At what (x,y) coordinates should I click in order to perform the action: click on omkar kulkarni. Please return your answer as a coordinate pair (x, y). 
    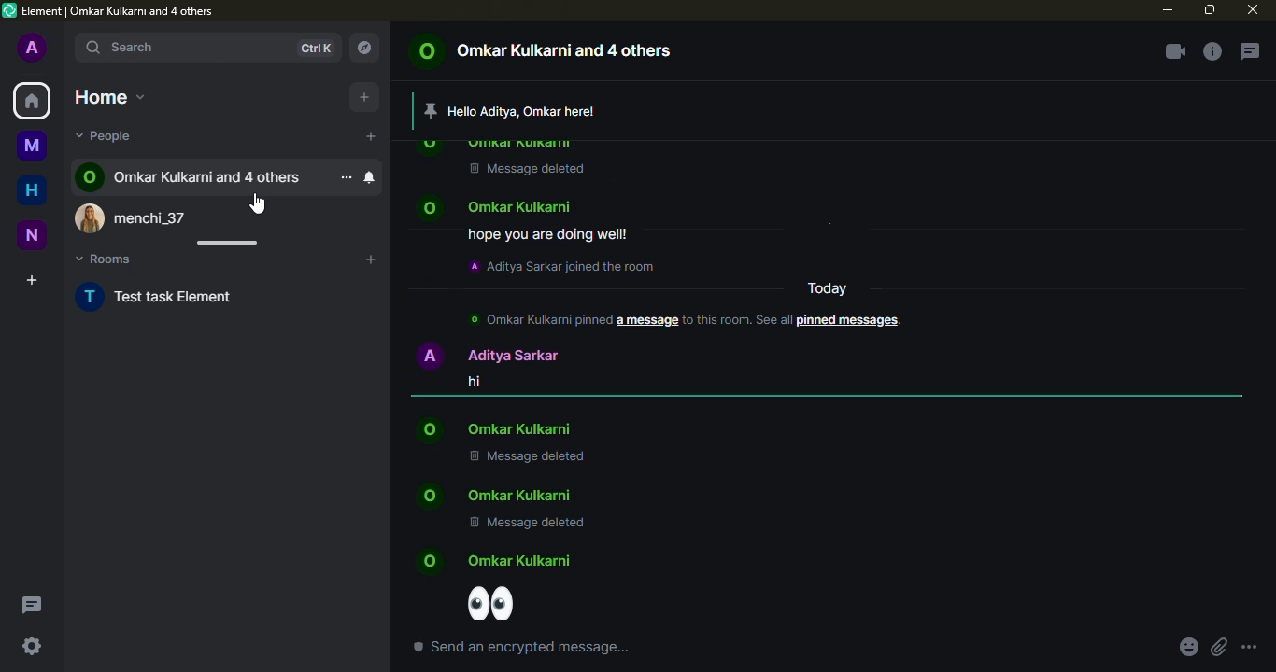
    Looking at the image, I should click on (496, 430).